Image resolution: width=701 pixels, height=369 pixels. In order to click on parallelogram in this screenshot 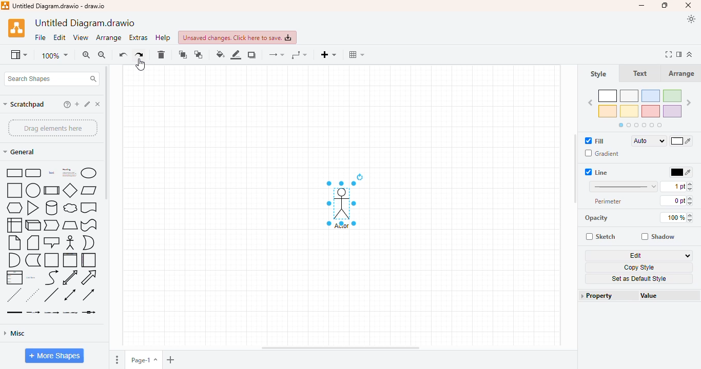, I will do `click(89, 191)`.